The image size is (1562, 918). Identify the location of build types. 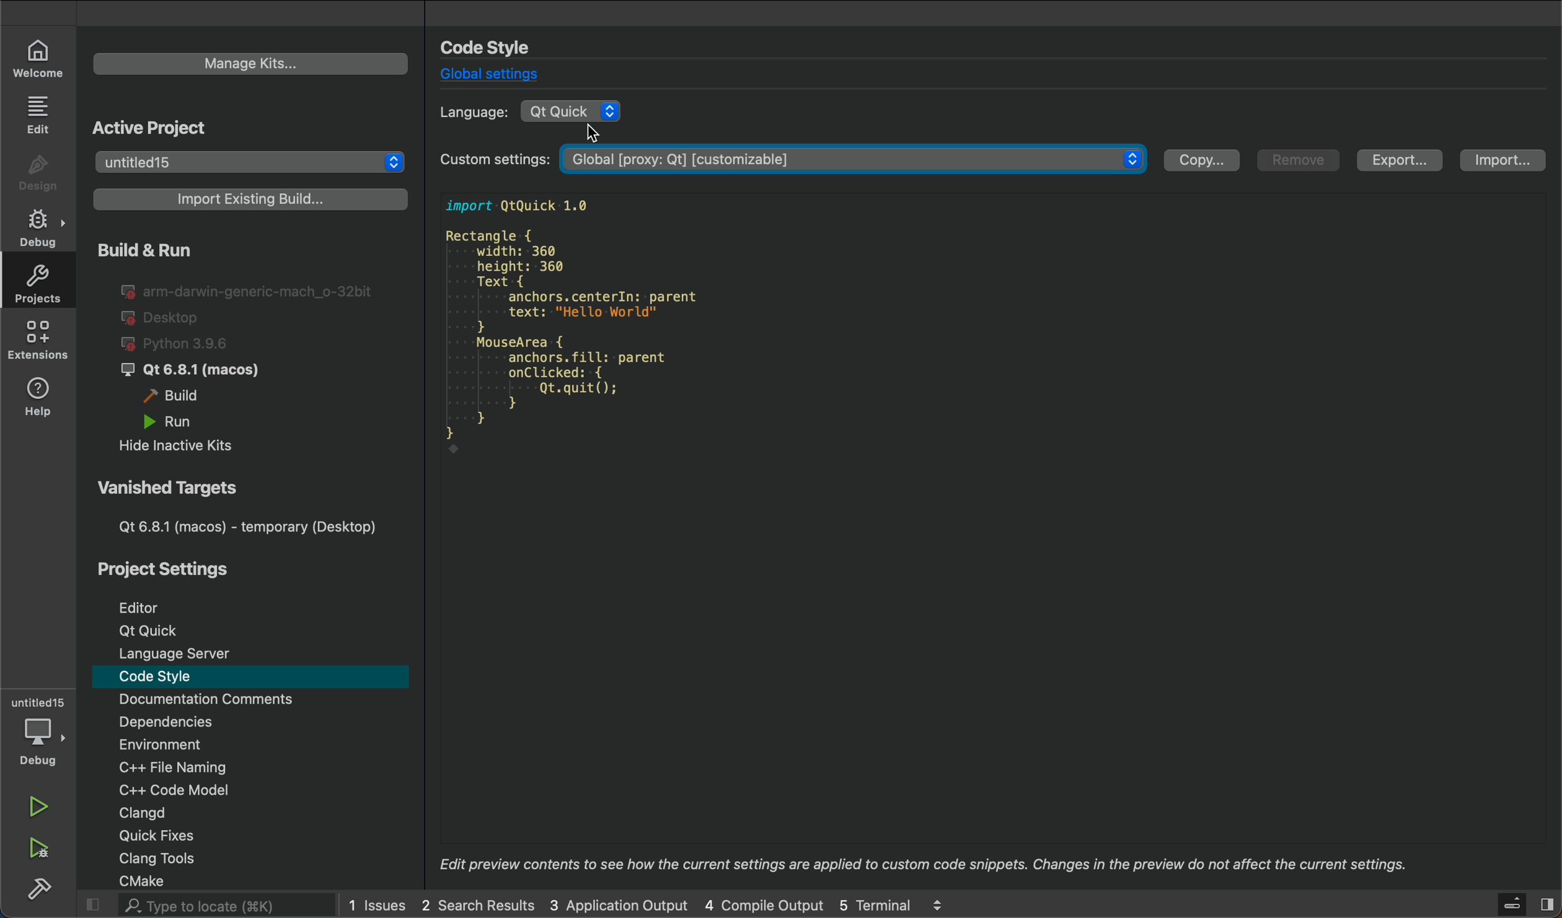
(239, 350).